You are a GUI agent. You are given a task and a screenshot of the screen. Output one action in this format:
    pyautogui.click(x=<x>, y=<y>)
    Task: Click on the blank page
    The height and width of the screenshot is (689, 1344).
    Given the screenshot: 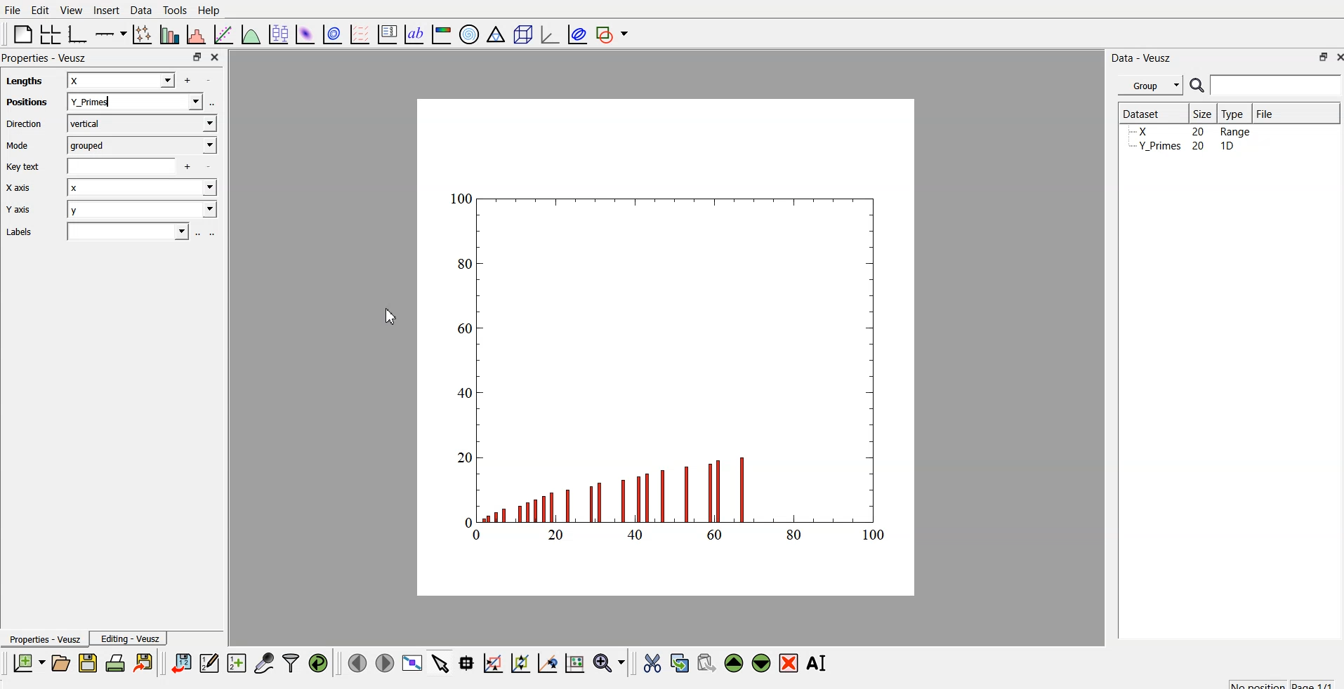 What is the action you would take?
    pyautogui.click(x=19, y=34)
    